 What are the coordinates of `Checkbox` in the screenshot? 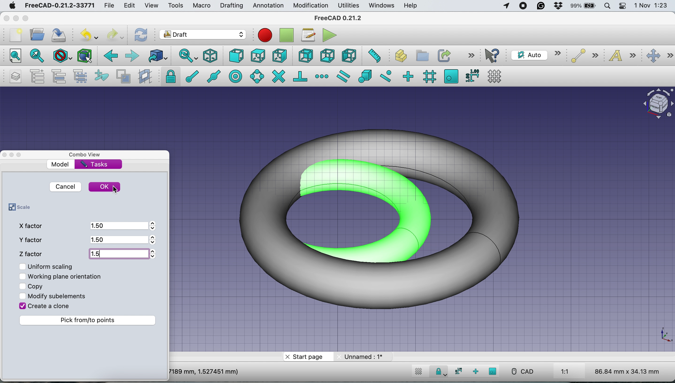 It's located at (23, 286).